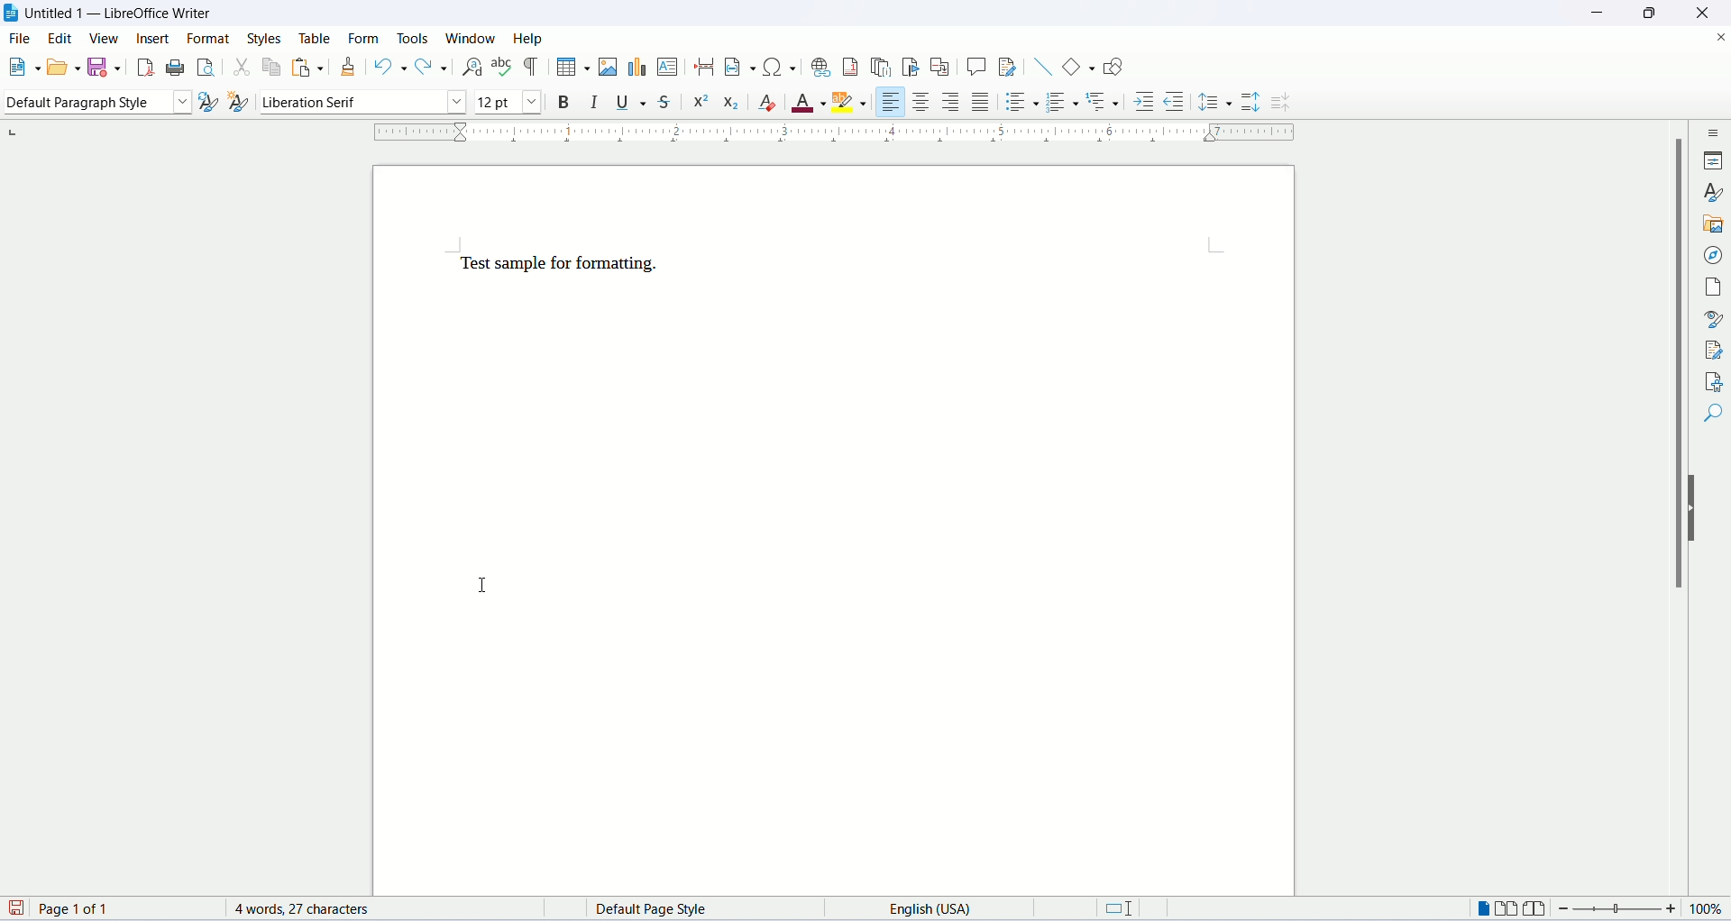 The width and height of the screenshot is (1731, 921). I want to click on Untitled 1 - LibreOffice Writer, so click(121, 14).